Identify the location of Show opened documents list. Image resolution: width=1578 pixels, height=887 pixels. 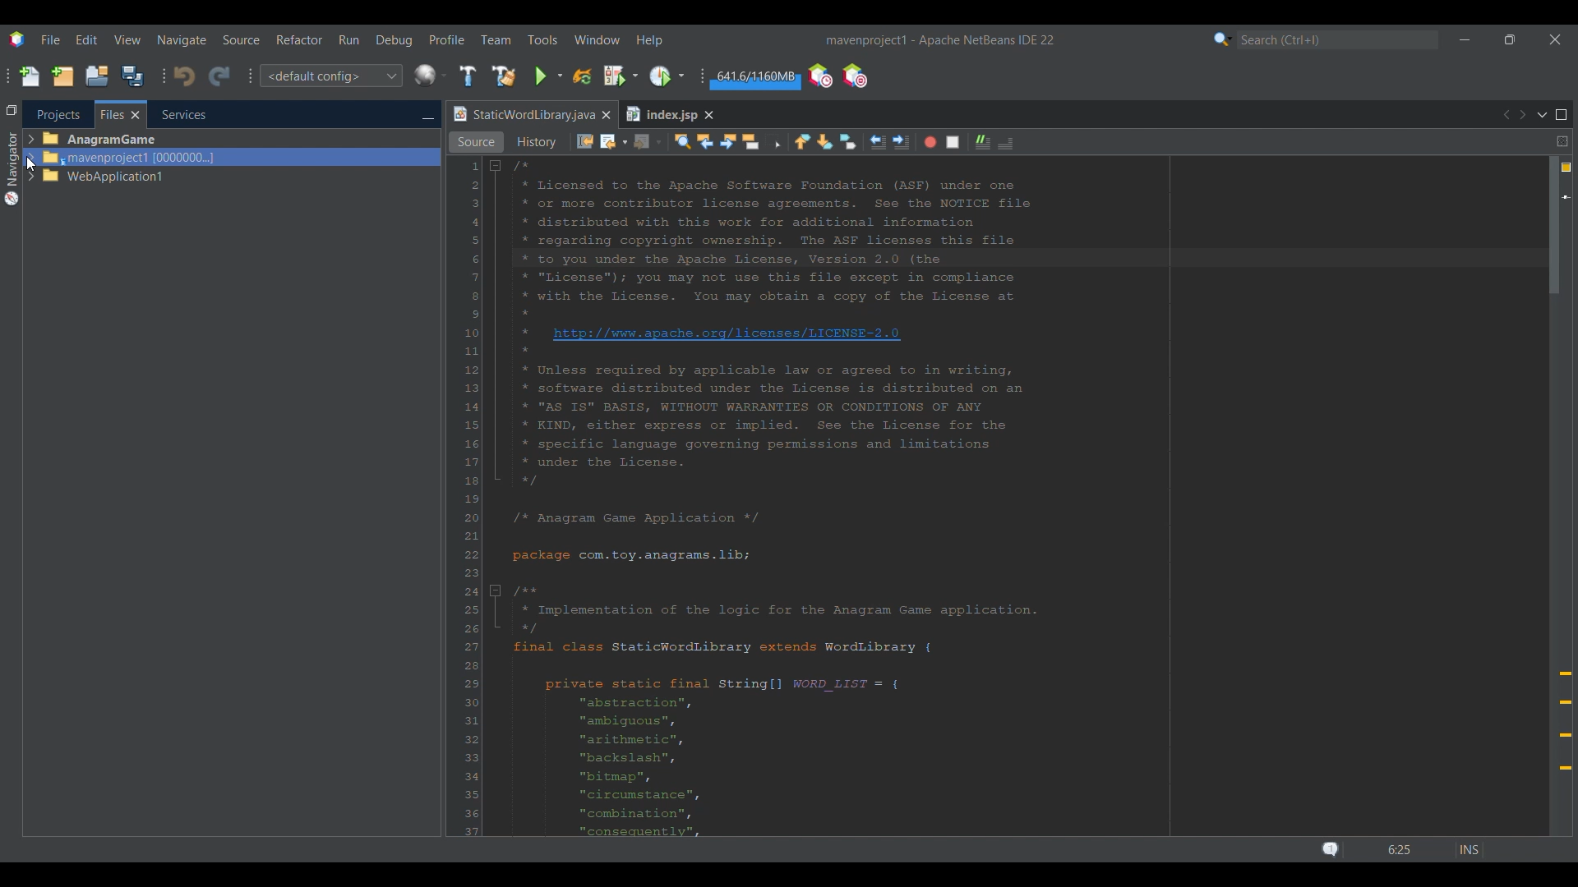
(1543, 116).